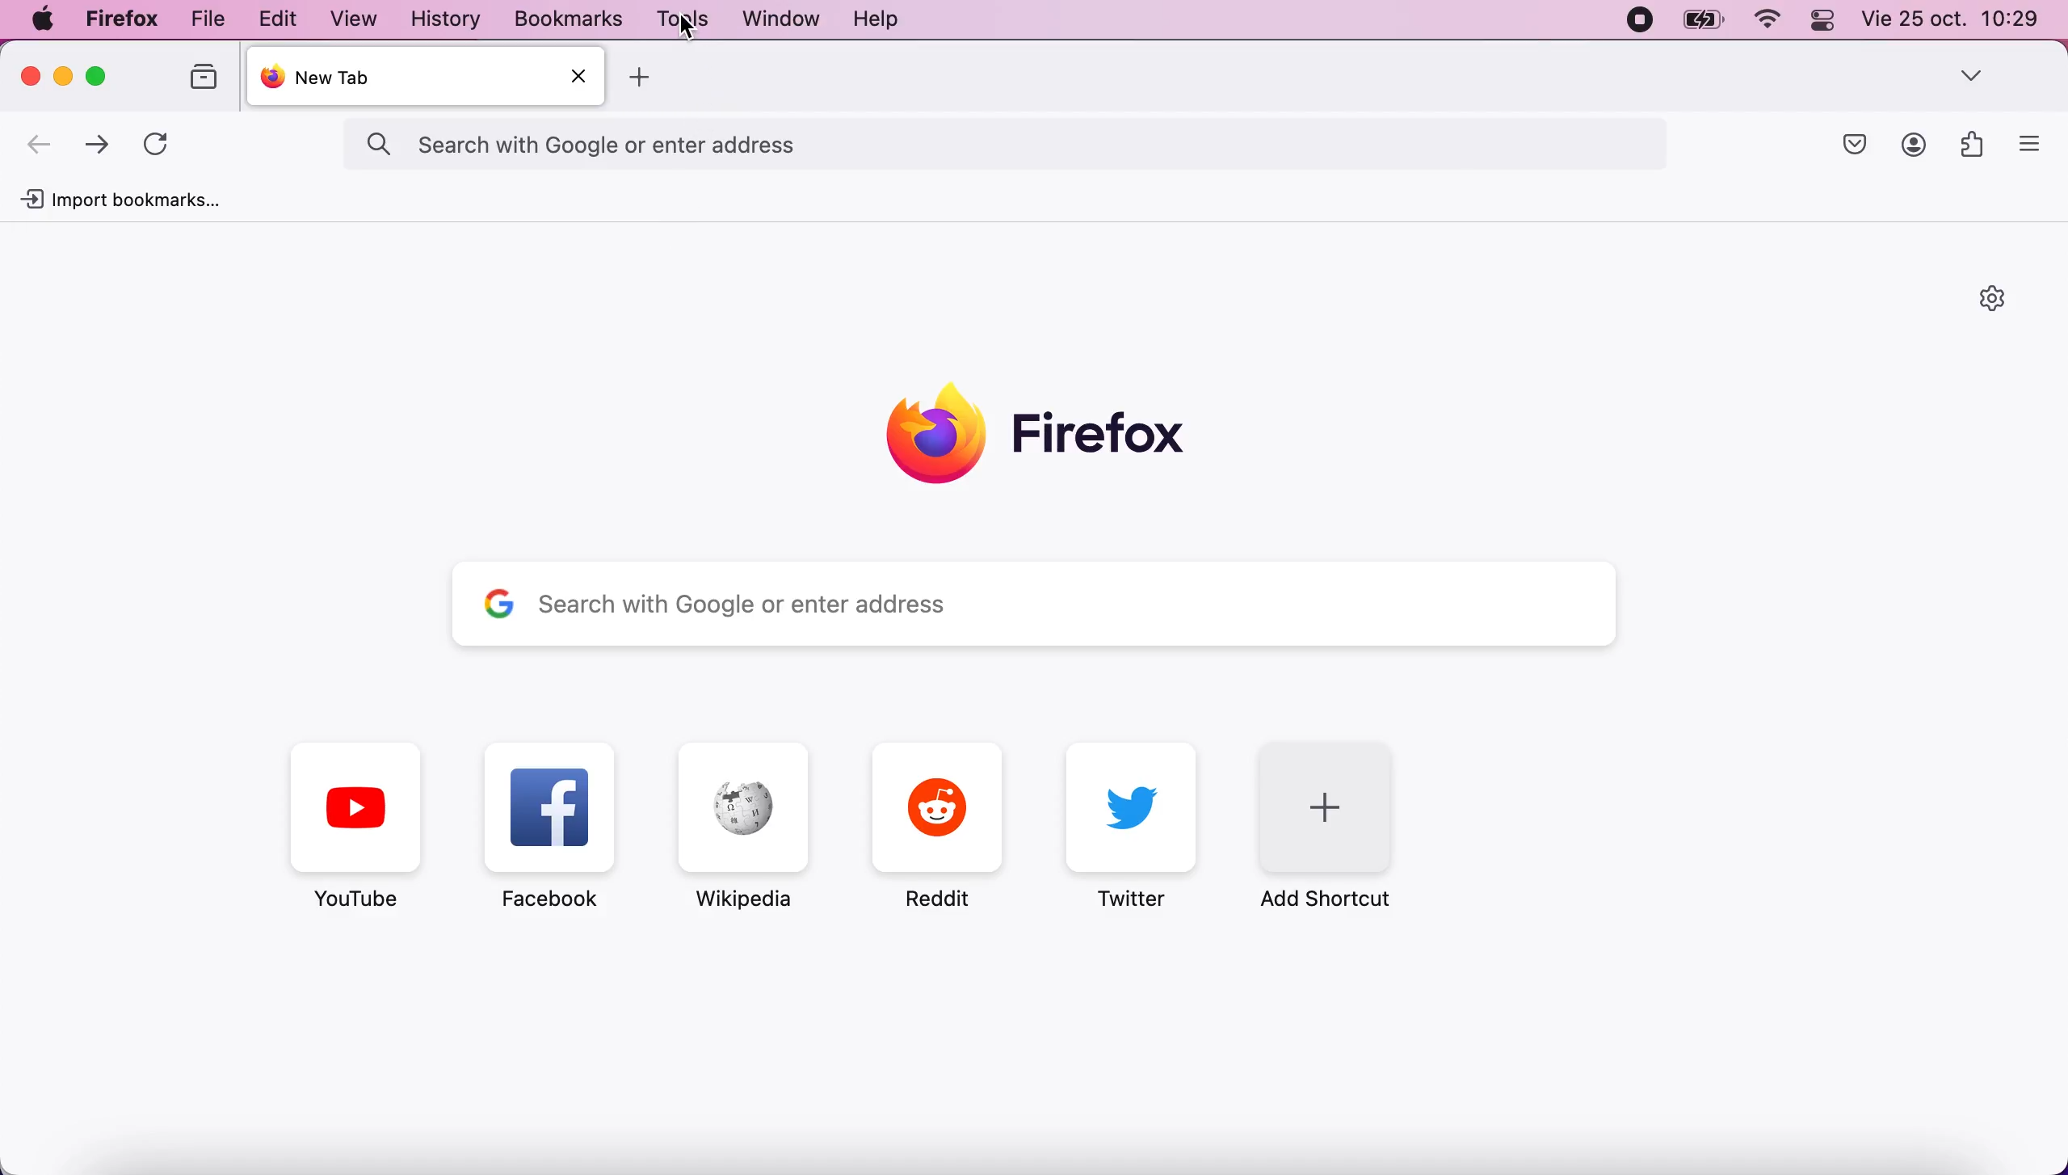 This screenshot has width=2068, height=1175. What do you see at coordinates (1823, 22) in the screenshot?
I see `Toggle` at bounding box center [1823, 22].